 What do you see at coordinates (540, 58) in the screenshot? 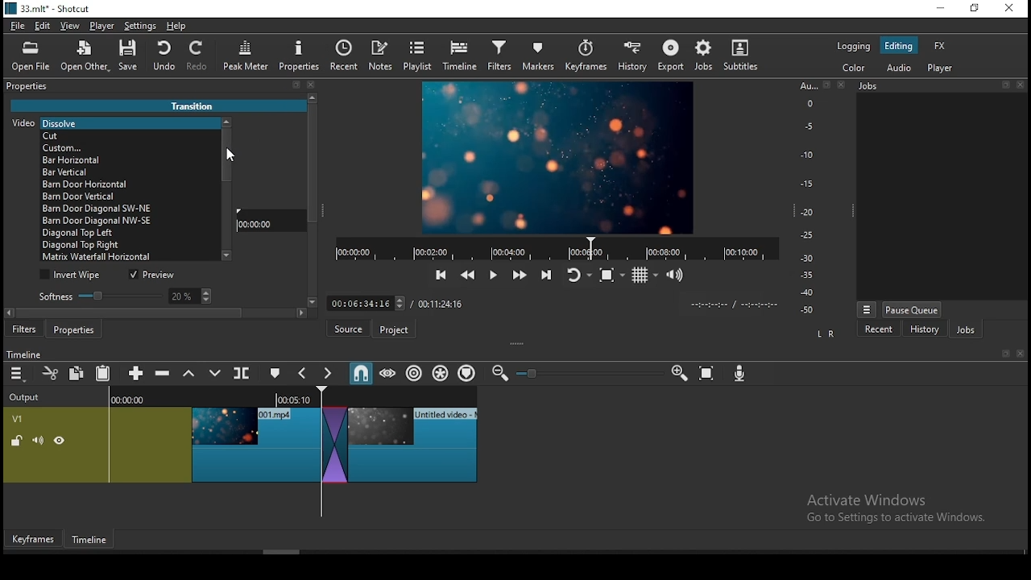
I see `markers` at bounding box center [540, 58].